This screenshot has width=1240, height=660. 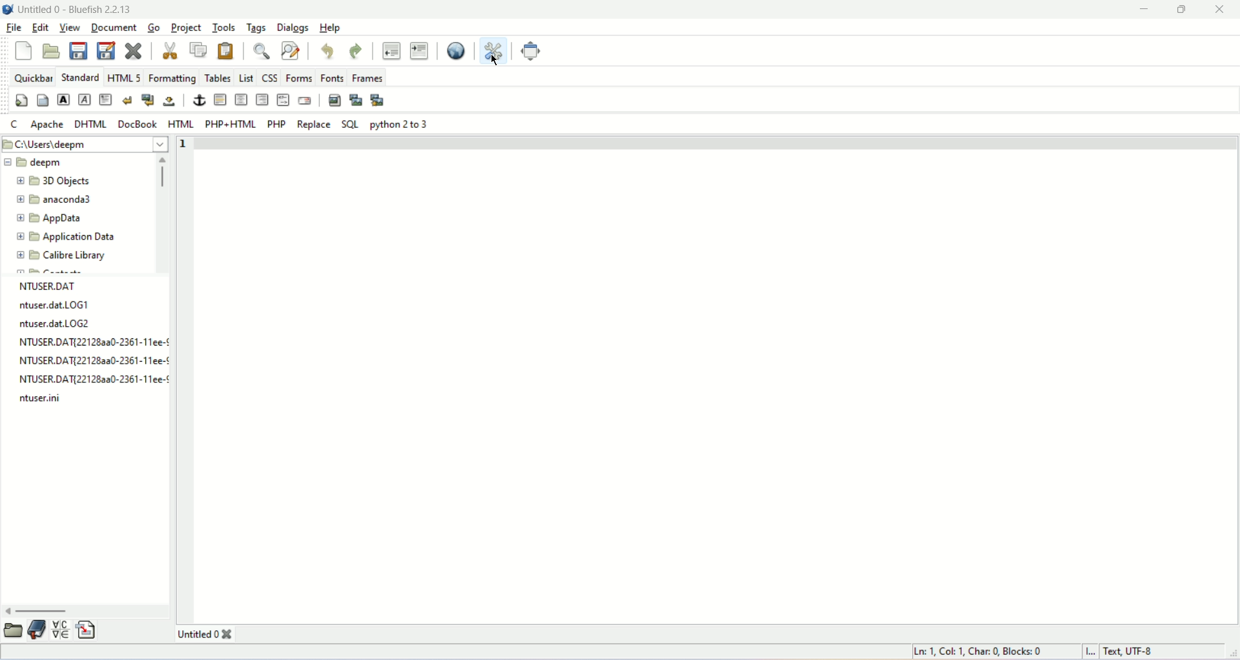 I want to click on edit, so click(x=41, y=28).